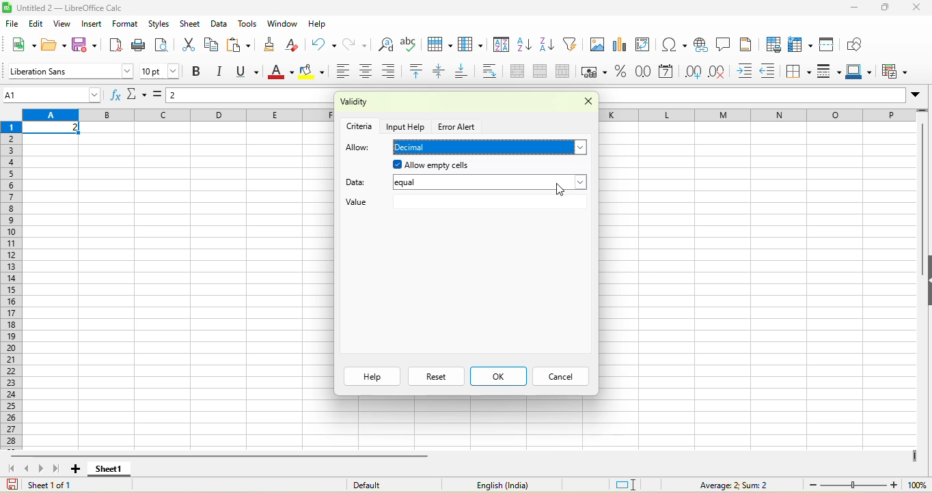 The width and height of the screenshot is (932, 493). I want to click on input help, so click(407, 126).